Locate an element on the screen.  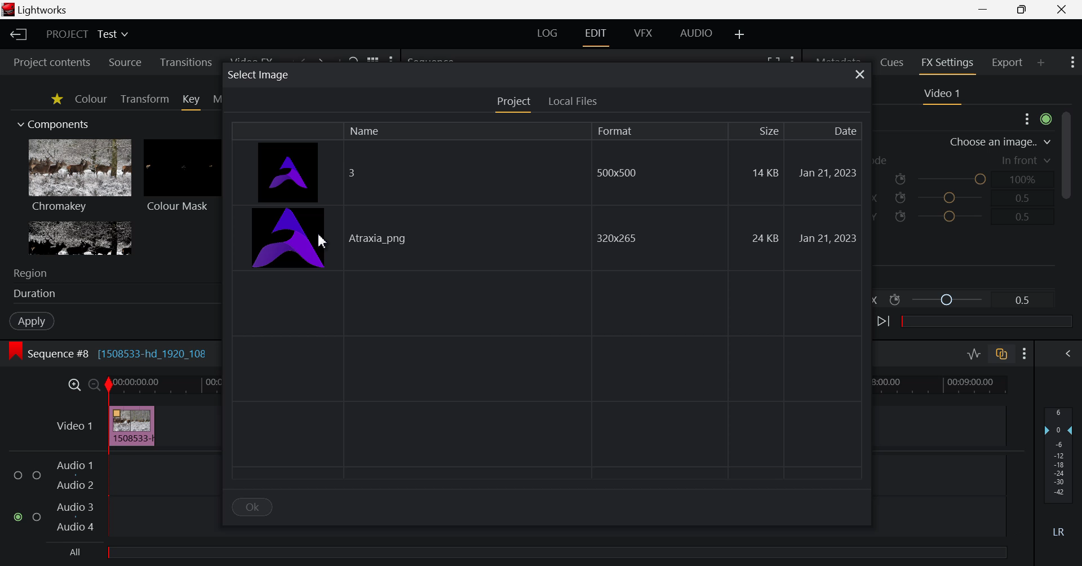
Transform is located at coordinates (143, 100).